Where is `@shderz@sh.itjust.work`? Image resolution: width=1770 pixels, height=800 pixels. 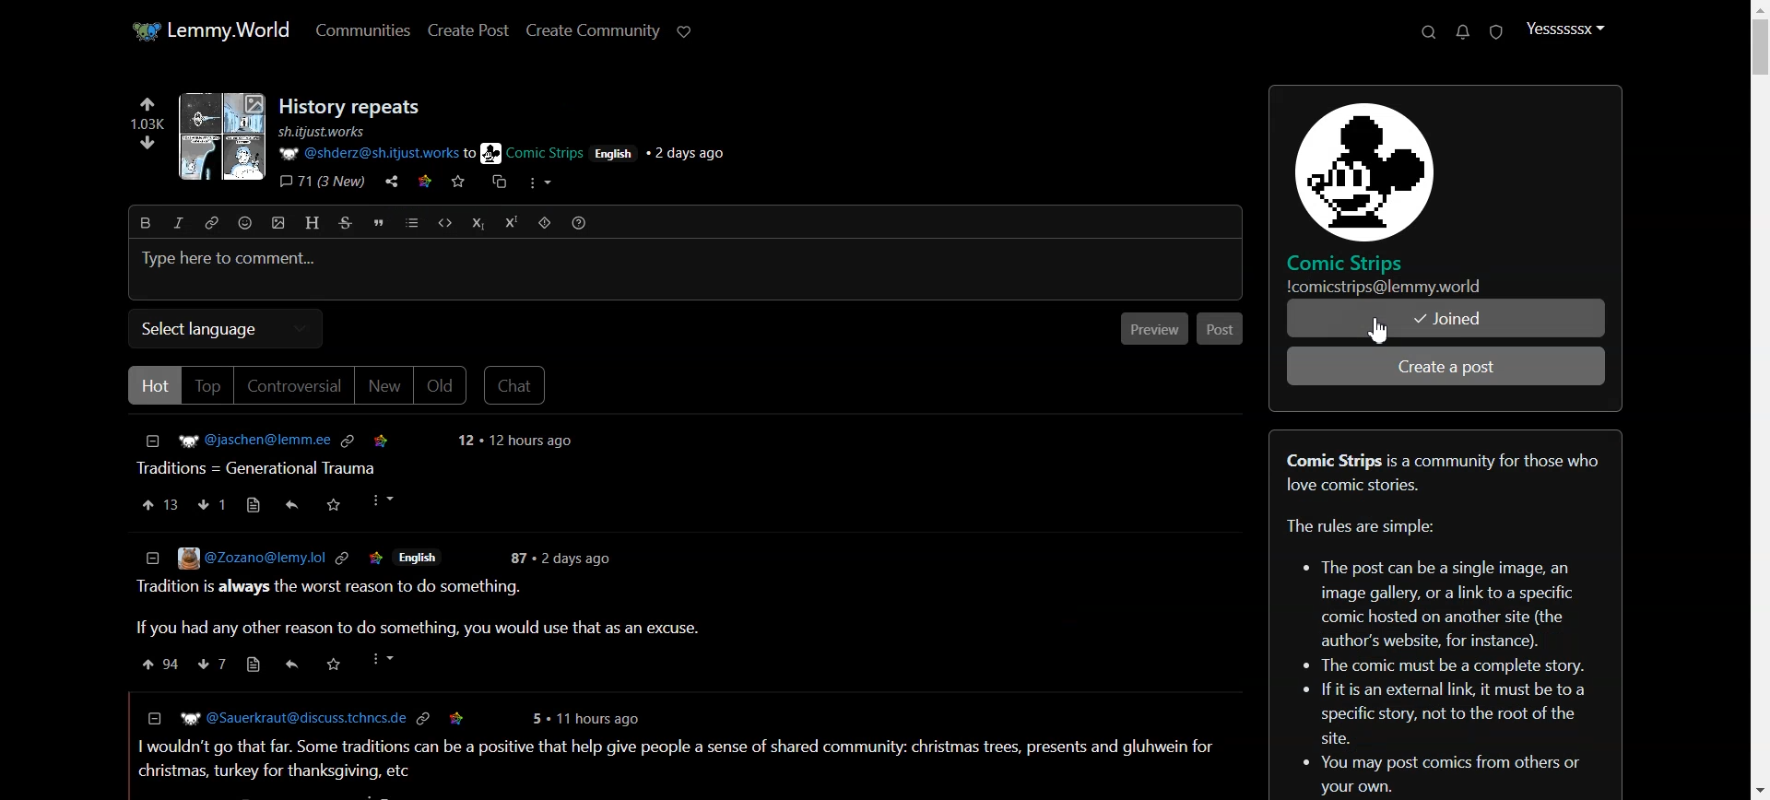
@shderz@sh.itjust.work is located at coordinates (366, 154).